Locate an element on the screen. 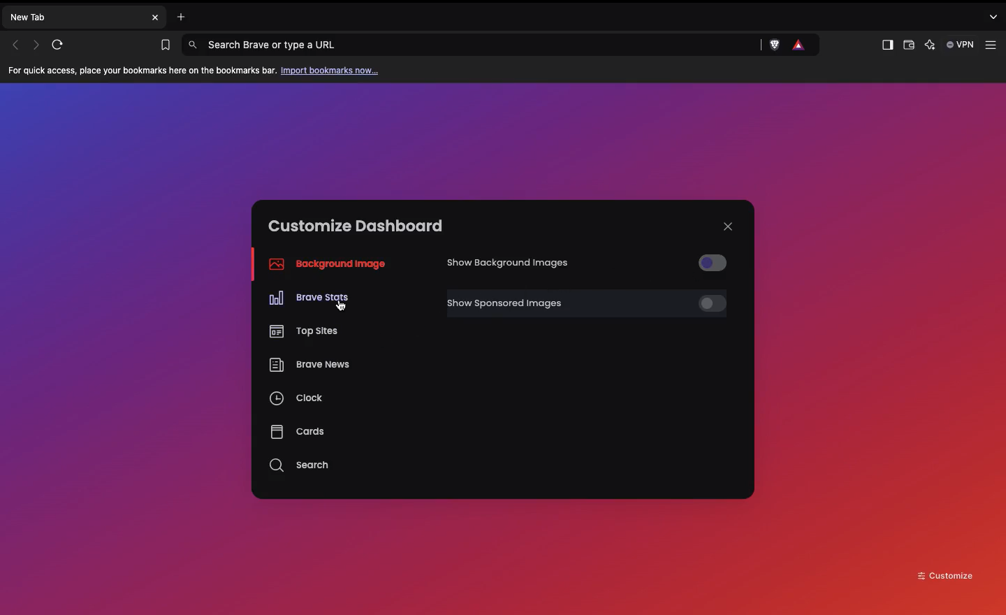 This screenshot has height=615, width=1006. Brave news is located at coordinates (308, 366).